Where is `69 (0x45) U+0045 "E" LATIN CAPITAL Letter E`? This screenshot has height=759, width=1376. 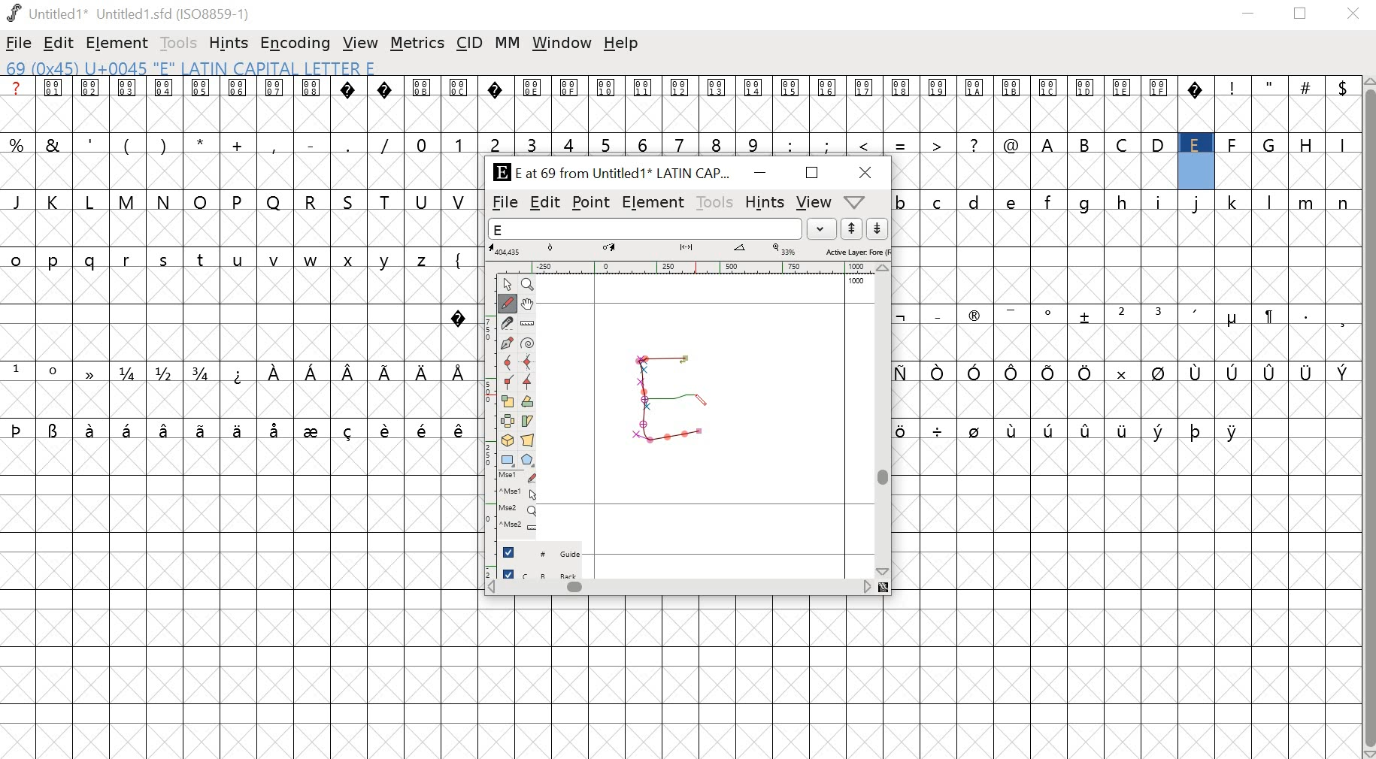 69 (0x45) U+0045 "E" LATIN CAPITAL Letter E is located at coordinates (194, 69).